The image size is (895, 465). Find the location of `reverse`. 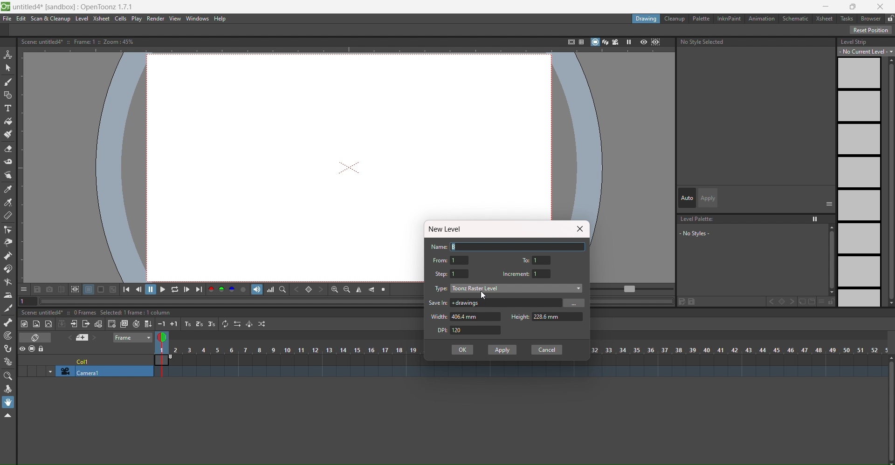

reverse is located at coordinates (237, 323).